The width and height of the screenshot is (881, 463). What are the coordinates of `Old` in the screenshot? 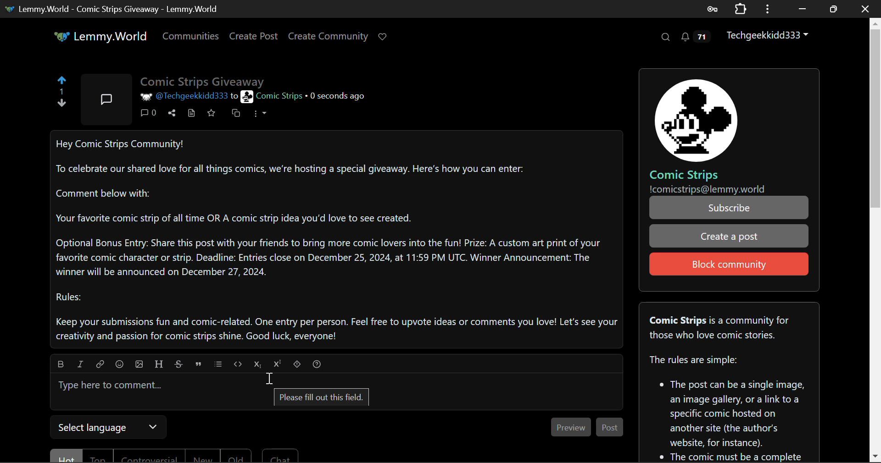 It's located at (236, 456).